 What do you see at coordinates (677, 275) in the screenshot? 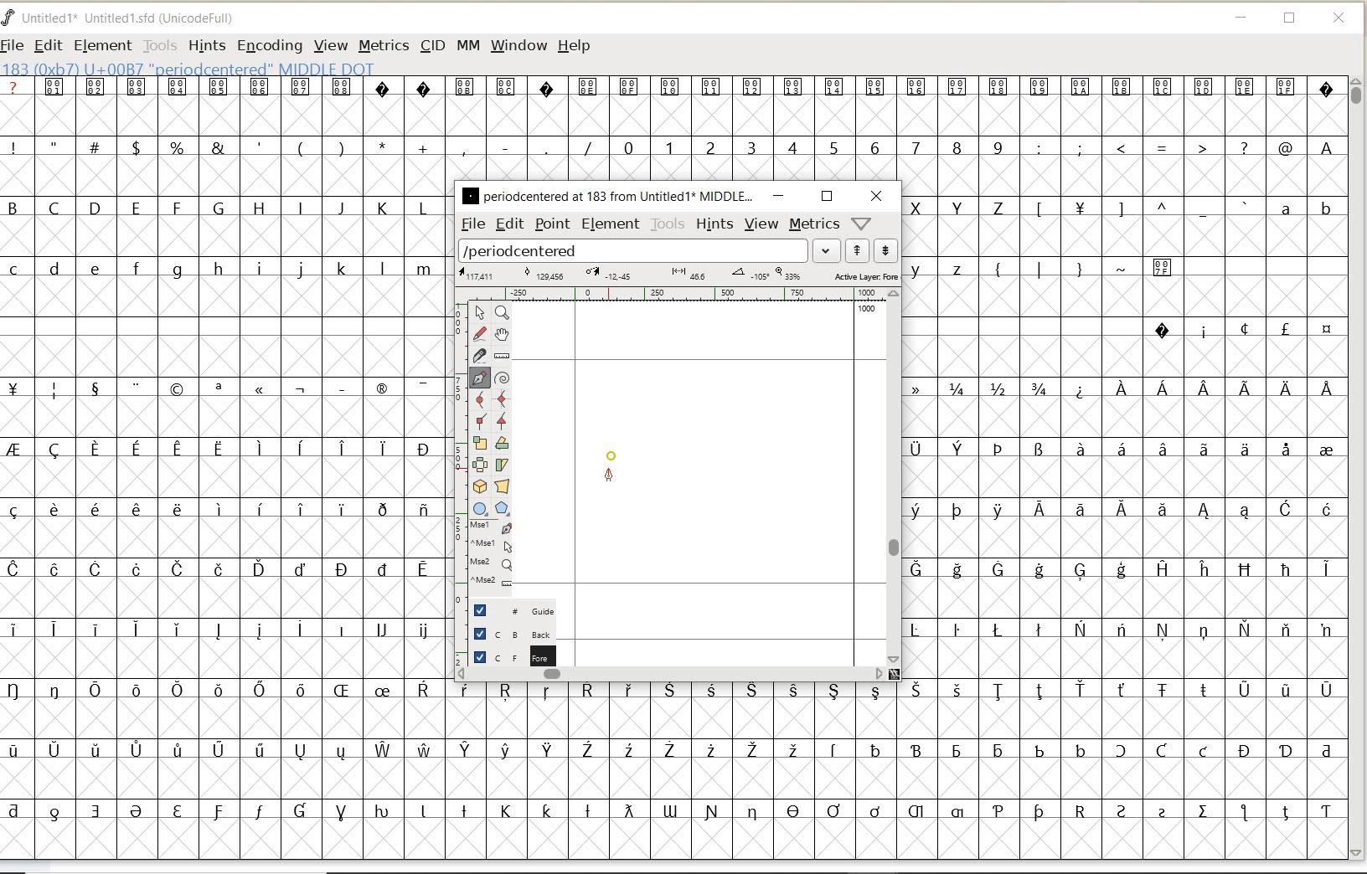
I see `active layer` at bounding box center [677, 275].